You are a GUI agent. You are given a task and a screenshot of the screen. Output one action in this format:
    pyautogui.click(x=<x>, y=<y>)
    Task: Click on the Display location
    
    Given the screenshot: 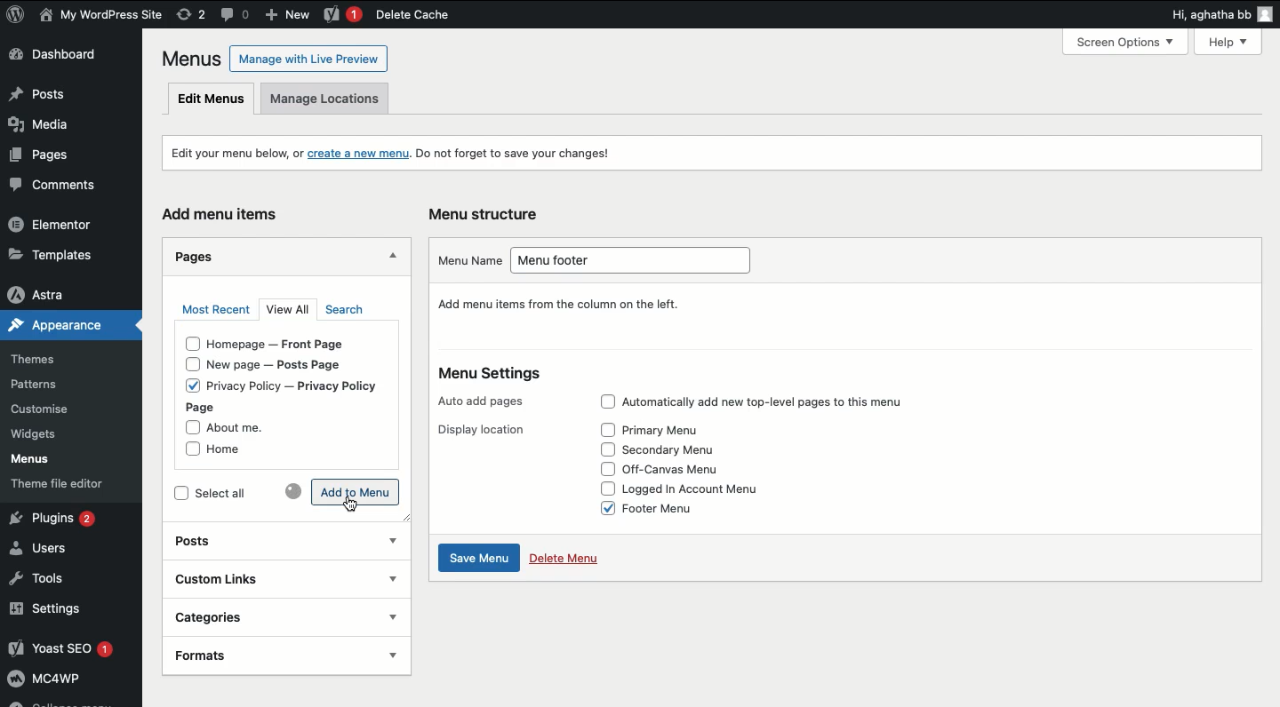 What is the action you would take?
    pyautogui.click(x=477, y=431)
    